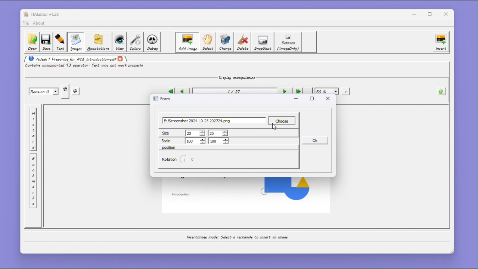 This screenshot has width=478, height=269. I want to click on form, so click(162, 98).